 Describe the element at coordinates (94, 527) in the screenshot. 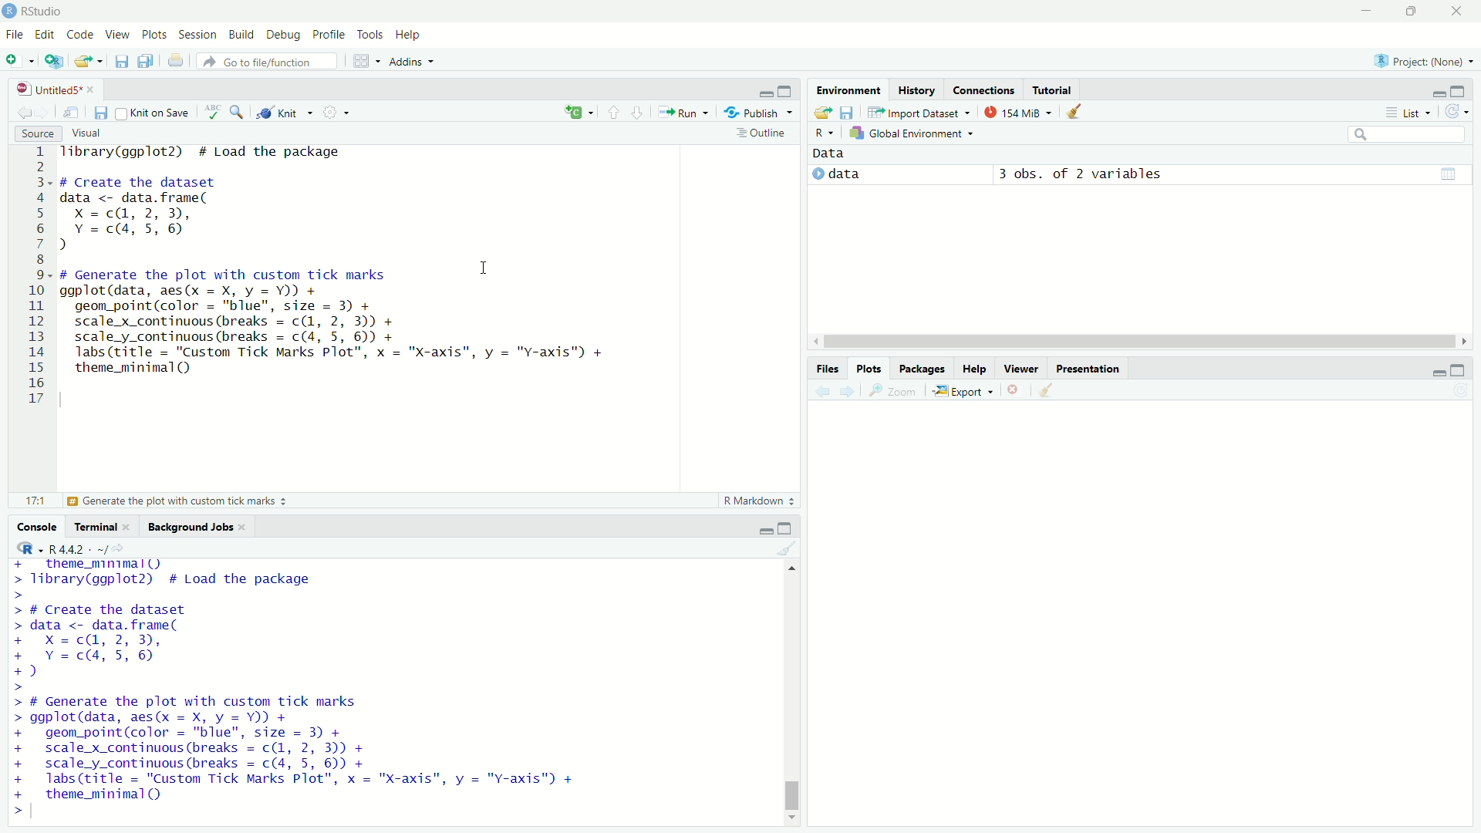

I see `terminal` at that location.